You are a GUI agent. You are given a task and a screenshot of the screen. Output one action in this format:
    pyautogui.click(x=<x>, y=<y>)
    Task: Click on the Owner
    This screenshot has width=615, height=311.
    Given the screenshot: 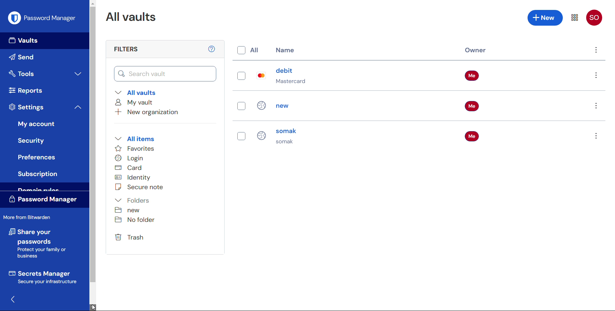 What is the action you would take?
    pyautogui.click(x=474, y=51)
    